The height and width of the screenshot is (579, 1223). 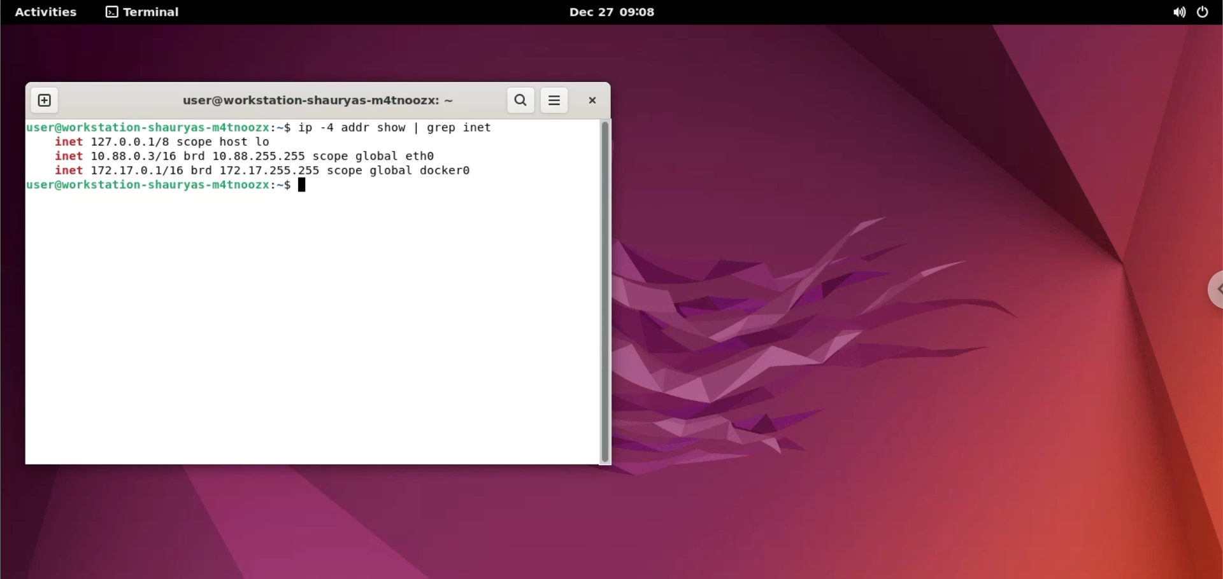 I want to click on user@workstation-shauryas-m4tnoozx:~, so click(x=313, y=100).